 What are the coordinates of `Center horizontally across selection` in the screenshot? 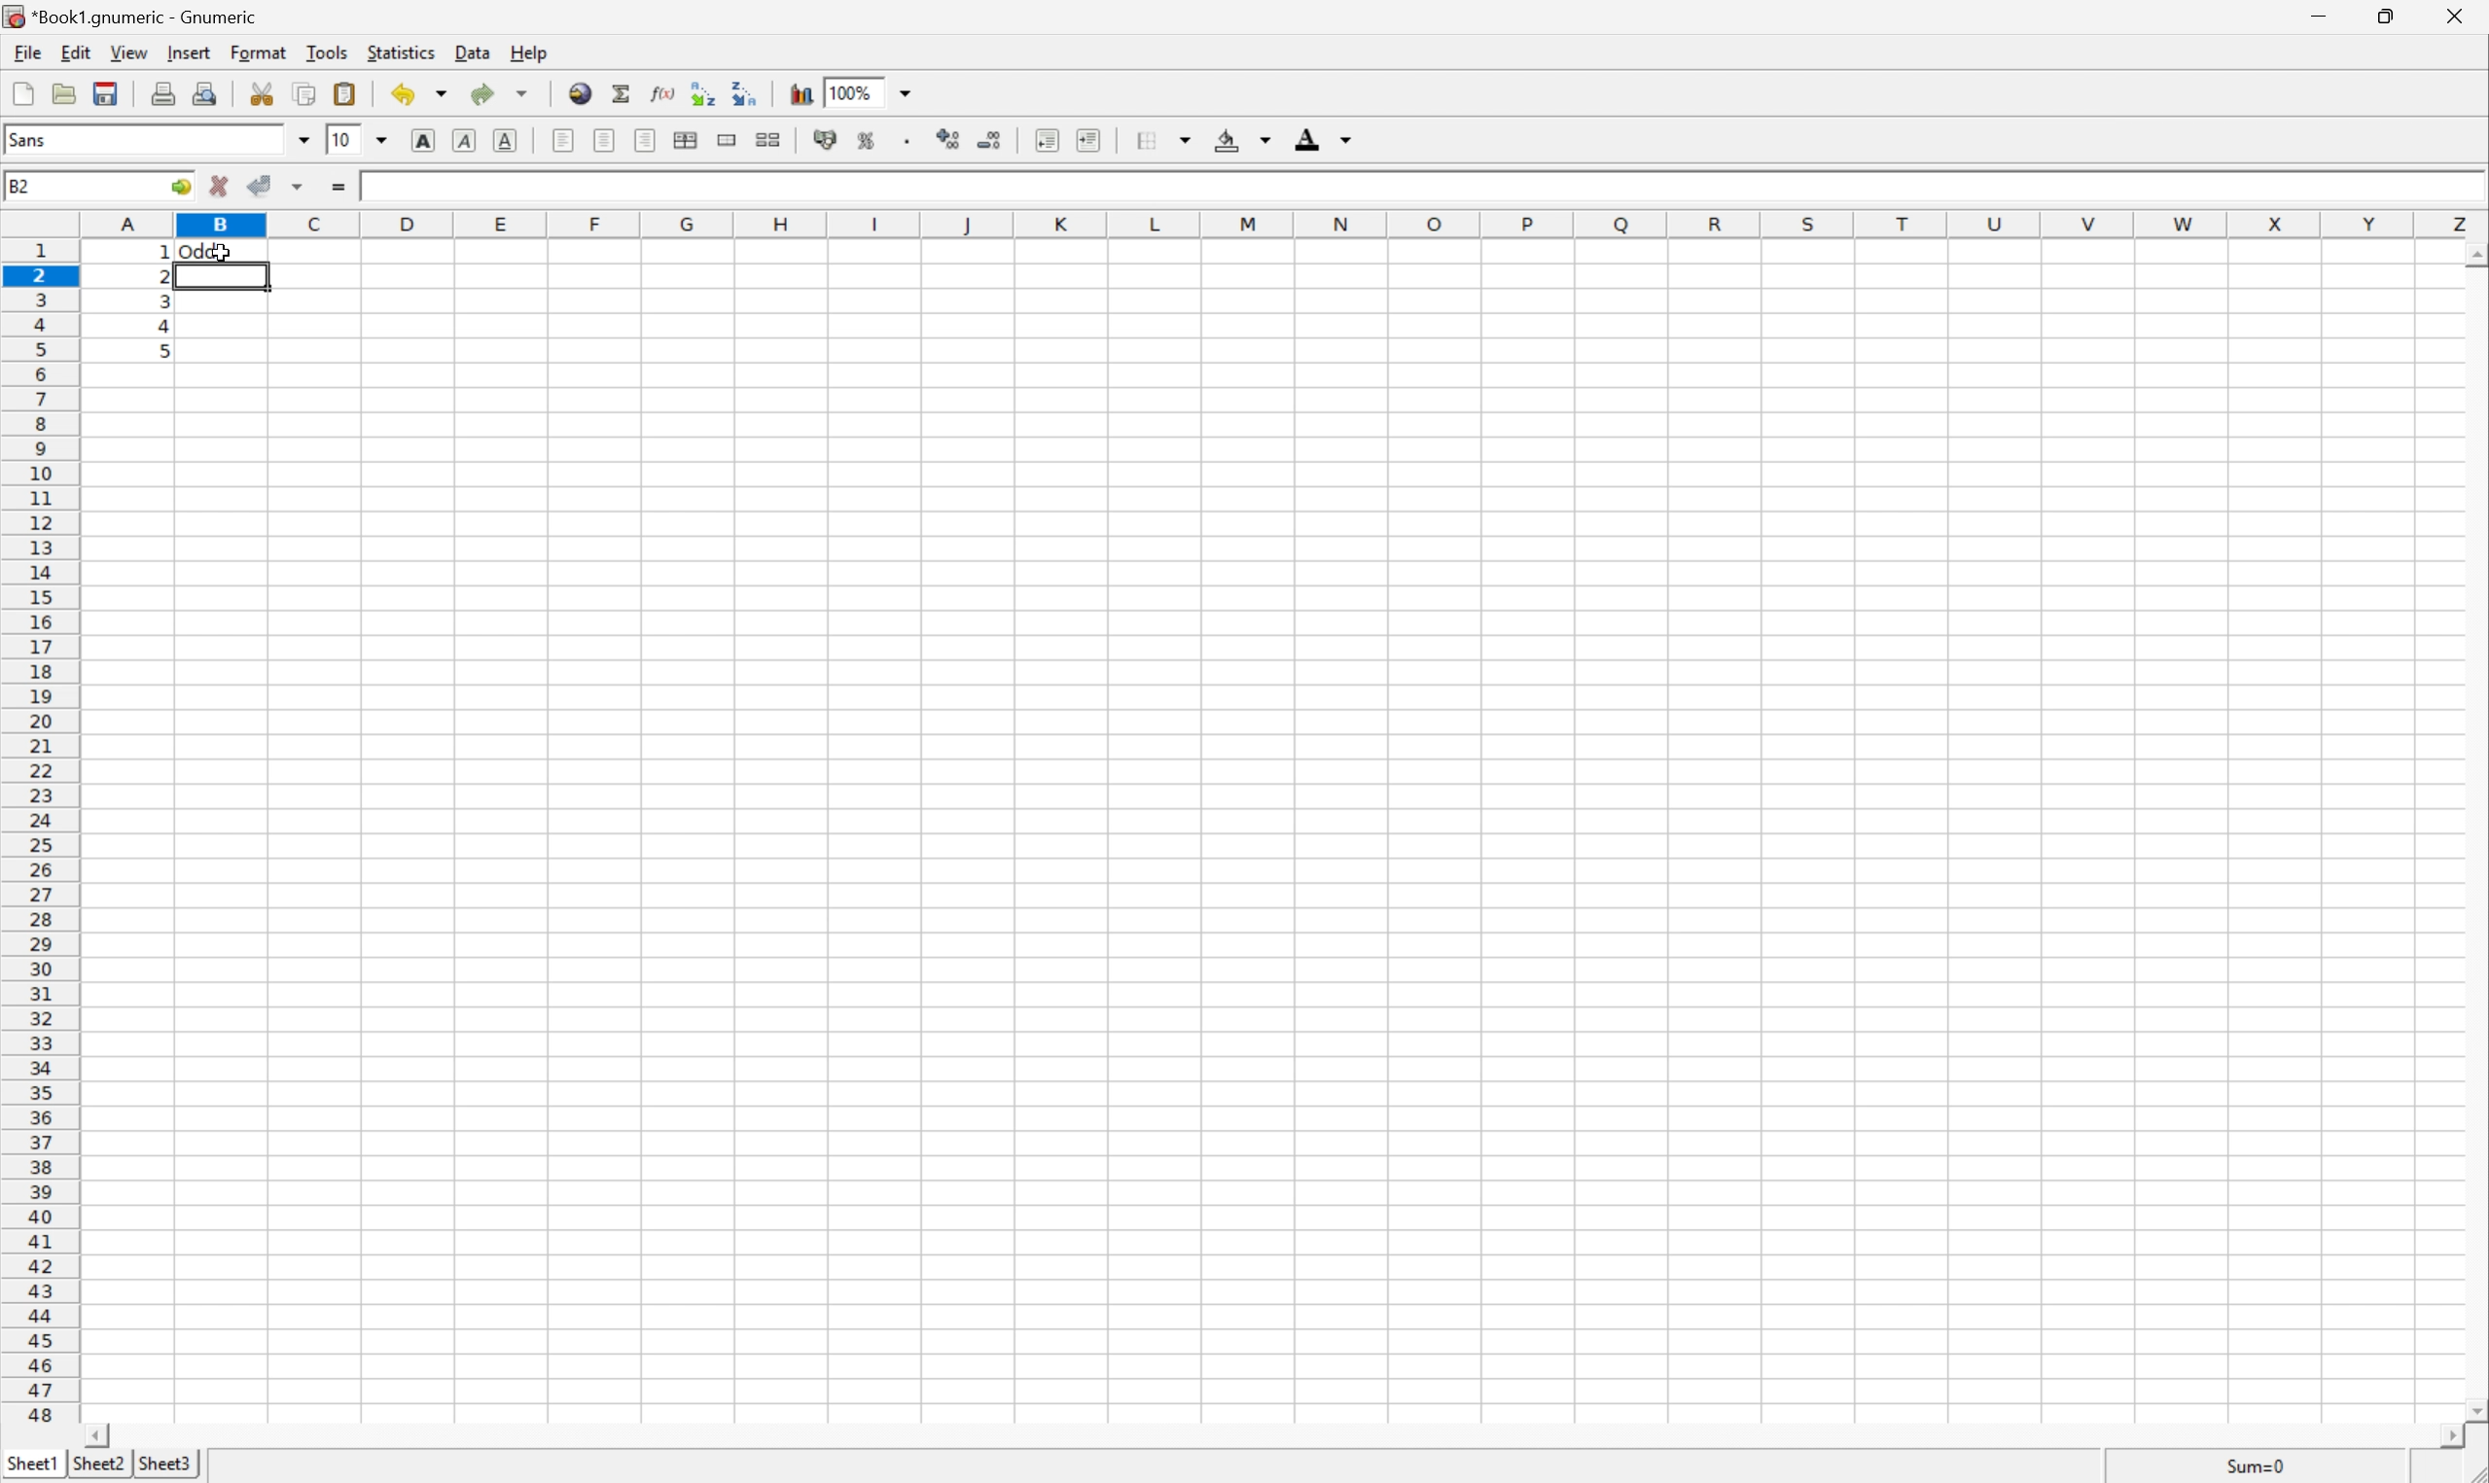 It's located at (690, 140).